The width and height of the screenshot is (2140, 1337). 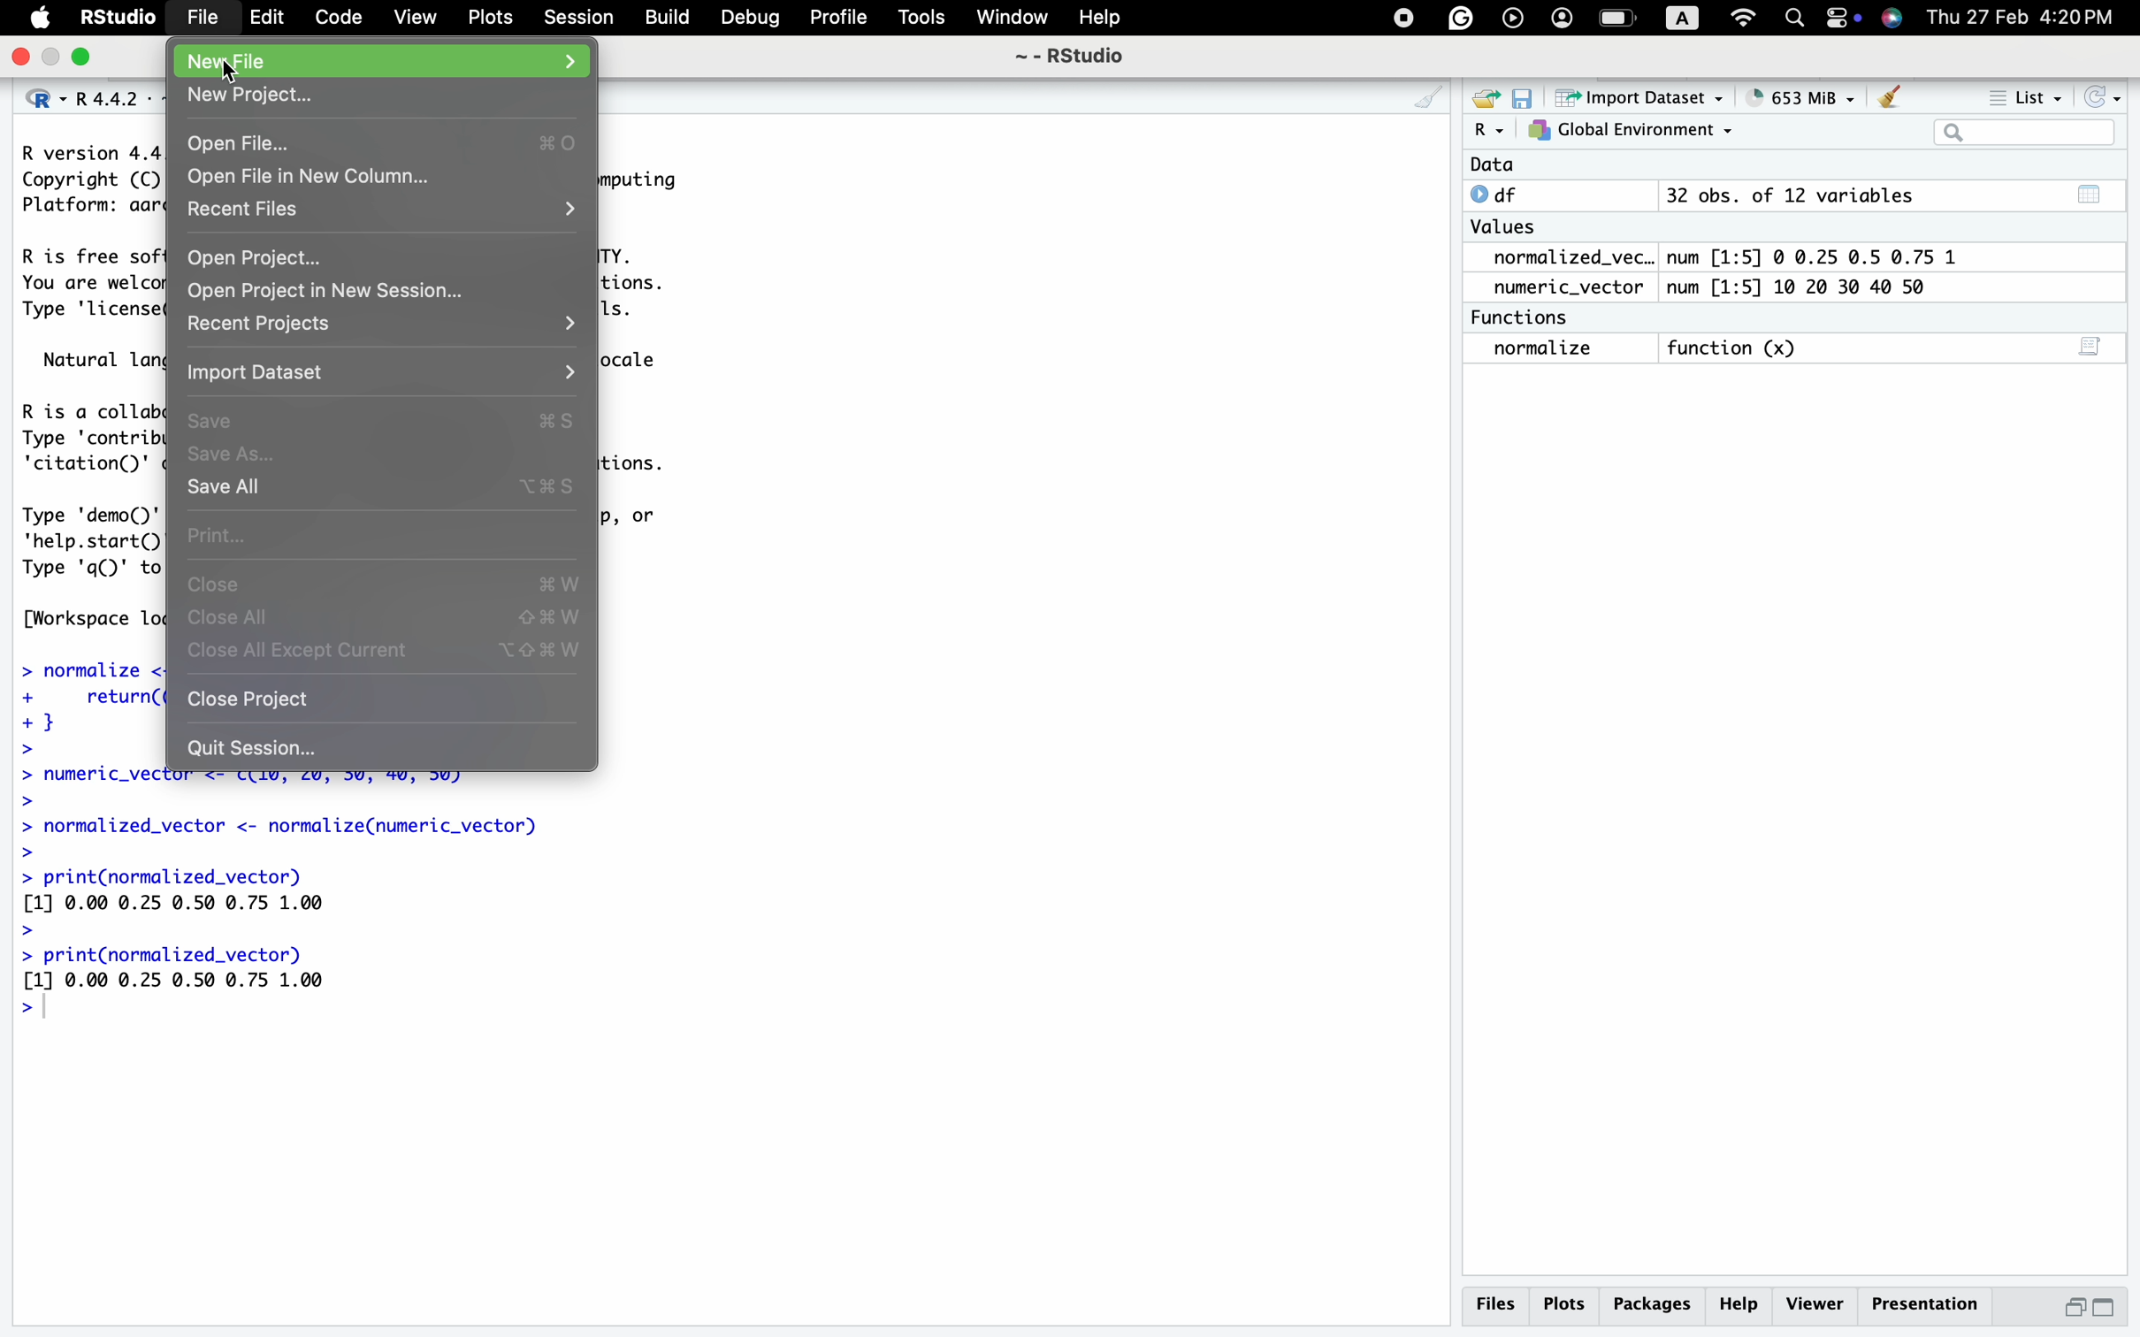 What do you see at coordinates (666, 16) in the screenshot?
I see `Build` at bounding box center [666, 16].